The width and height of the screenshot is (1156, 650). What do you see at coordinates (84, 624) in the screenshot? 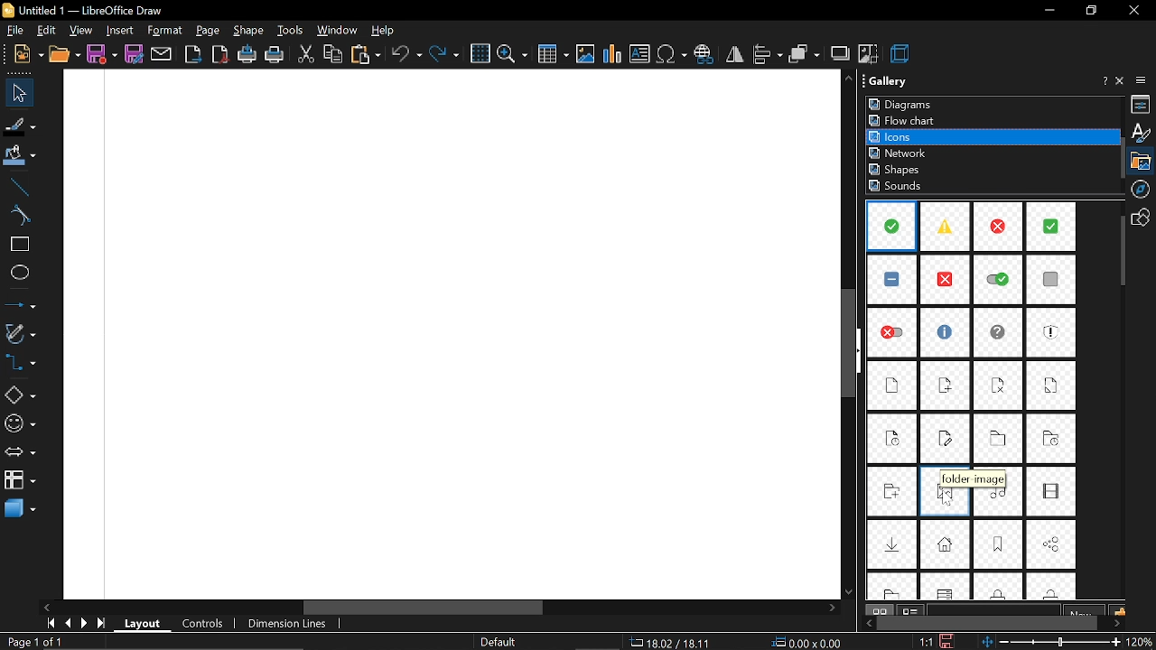
I see `next page` at bounding box center [84, 624].